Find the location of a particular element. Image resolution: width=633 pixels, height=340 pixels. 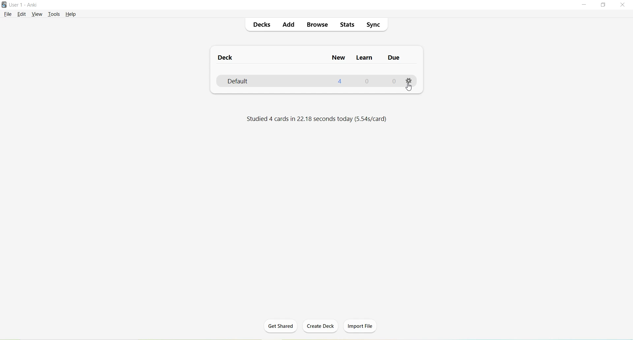

0 is located at coordinates (393, 81).